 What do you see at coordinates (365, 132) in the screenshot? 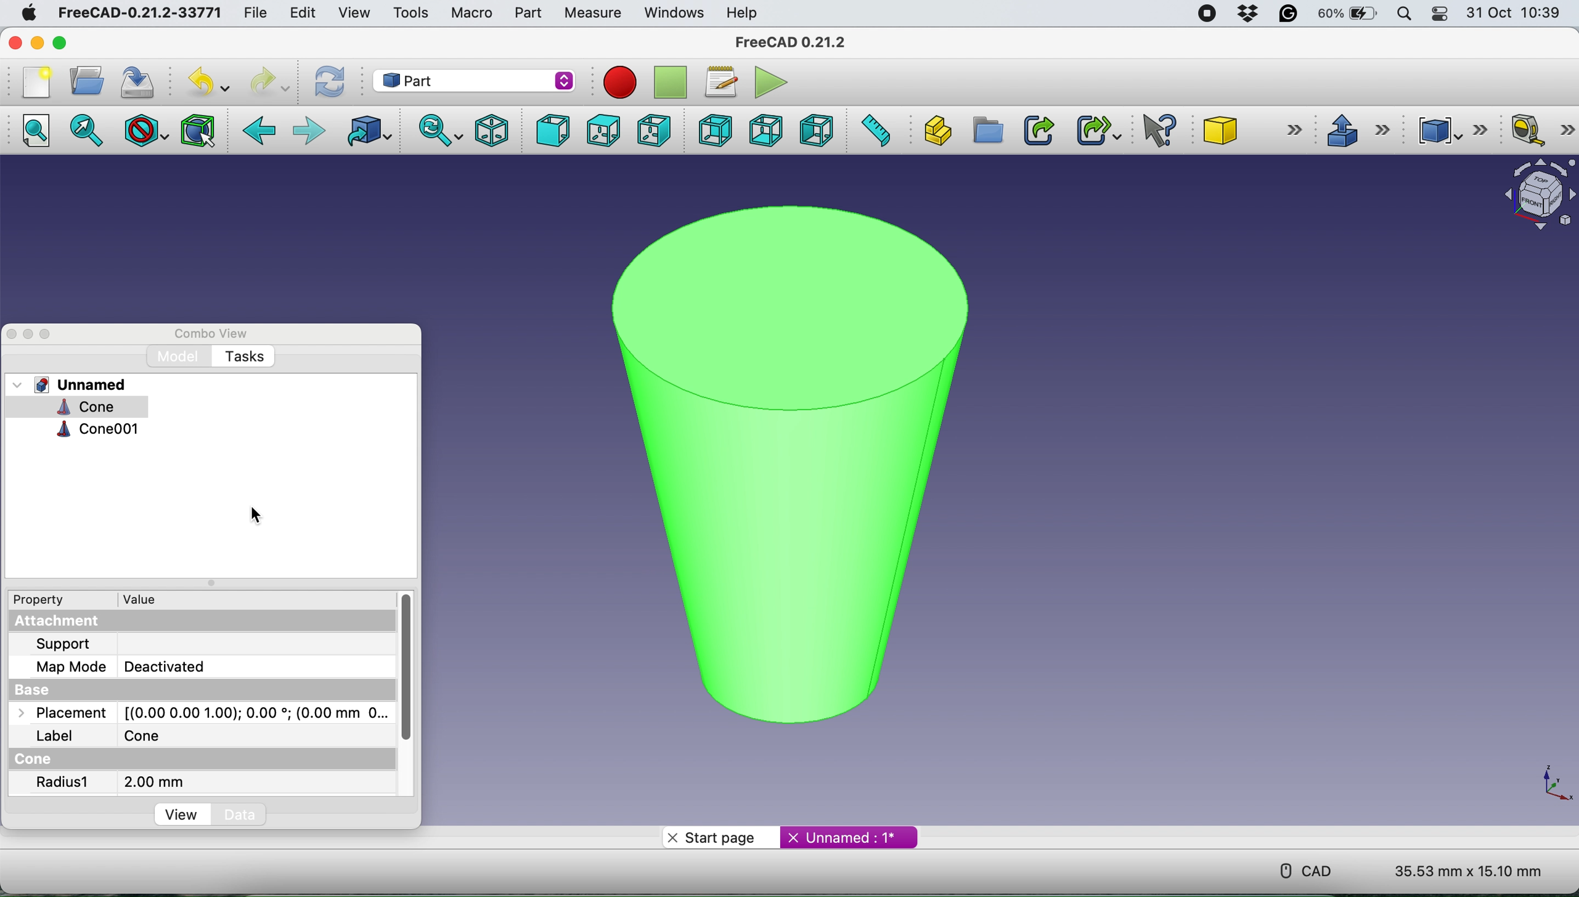
I see `go to linked object` at bounding box center [365, 132].